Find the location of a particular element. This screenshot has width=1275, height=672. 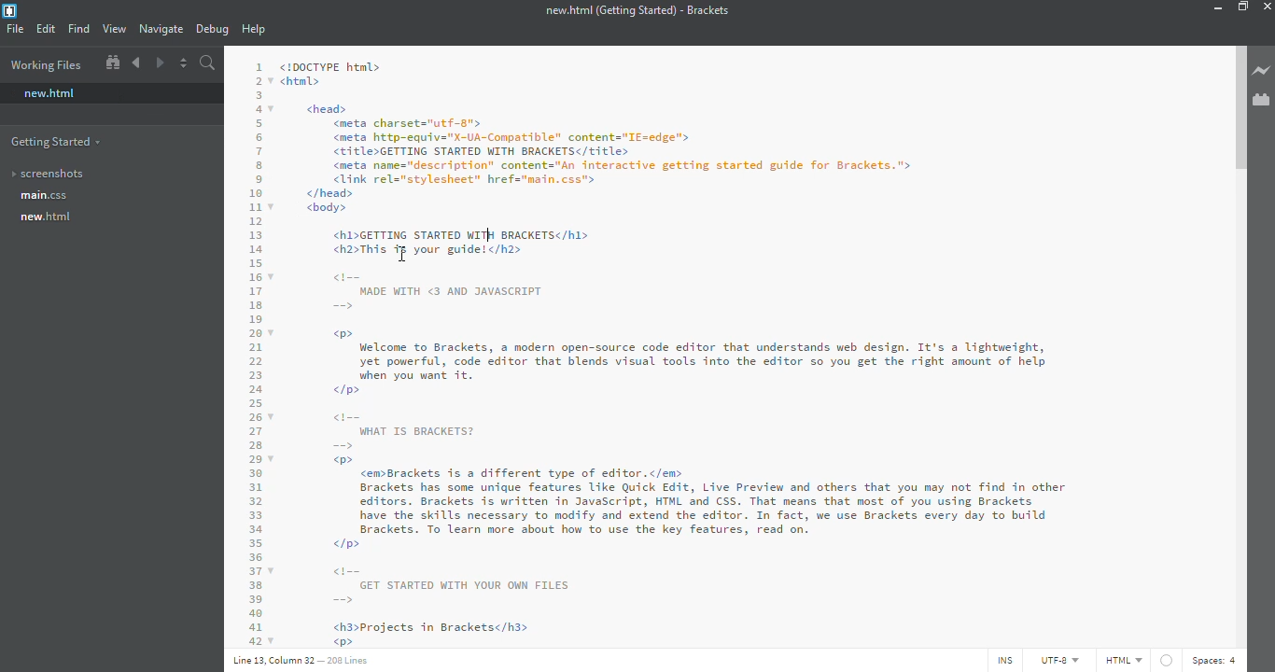

find is located at coordinates (80, 29).